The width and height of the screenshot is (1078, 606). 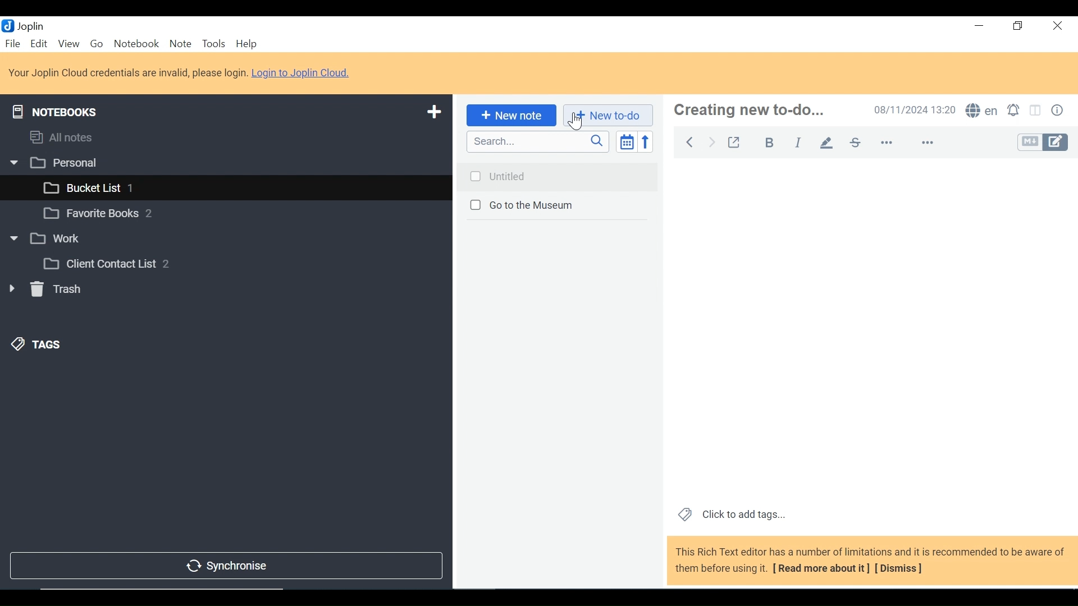 What do you see at coordinates (625, 141) in the screenshot?
I see `Toggle sort editor list` at bounding box center [625, 141].